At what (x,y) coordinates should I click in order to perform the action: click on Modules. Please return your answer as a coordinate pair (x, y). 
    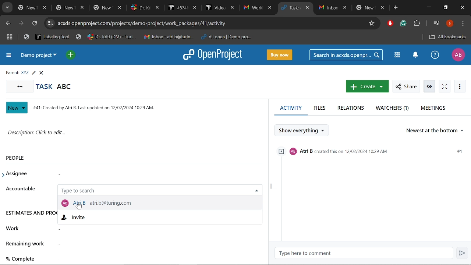
    Looking at the image, I should click on (398, 56).